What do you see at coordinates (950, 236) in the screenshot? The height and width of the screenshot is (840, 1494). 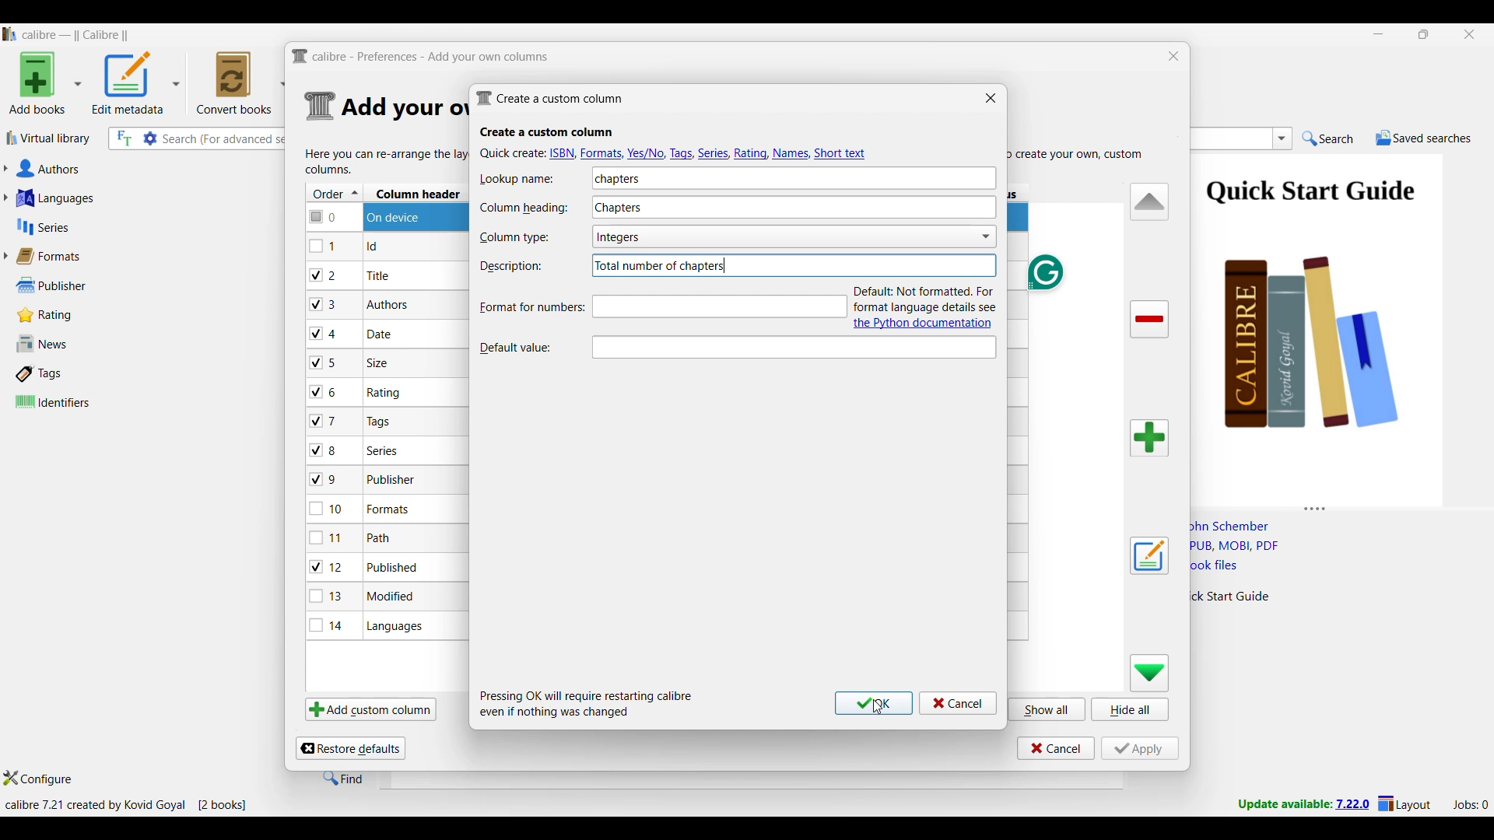 I see `Toggle for Show checkmarks` at bounding box center [950, 236].